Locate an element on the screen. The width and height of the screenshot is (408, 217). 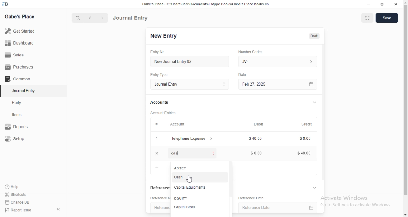
Add is located at coordinates (156, 168).